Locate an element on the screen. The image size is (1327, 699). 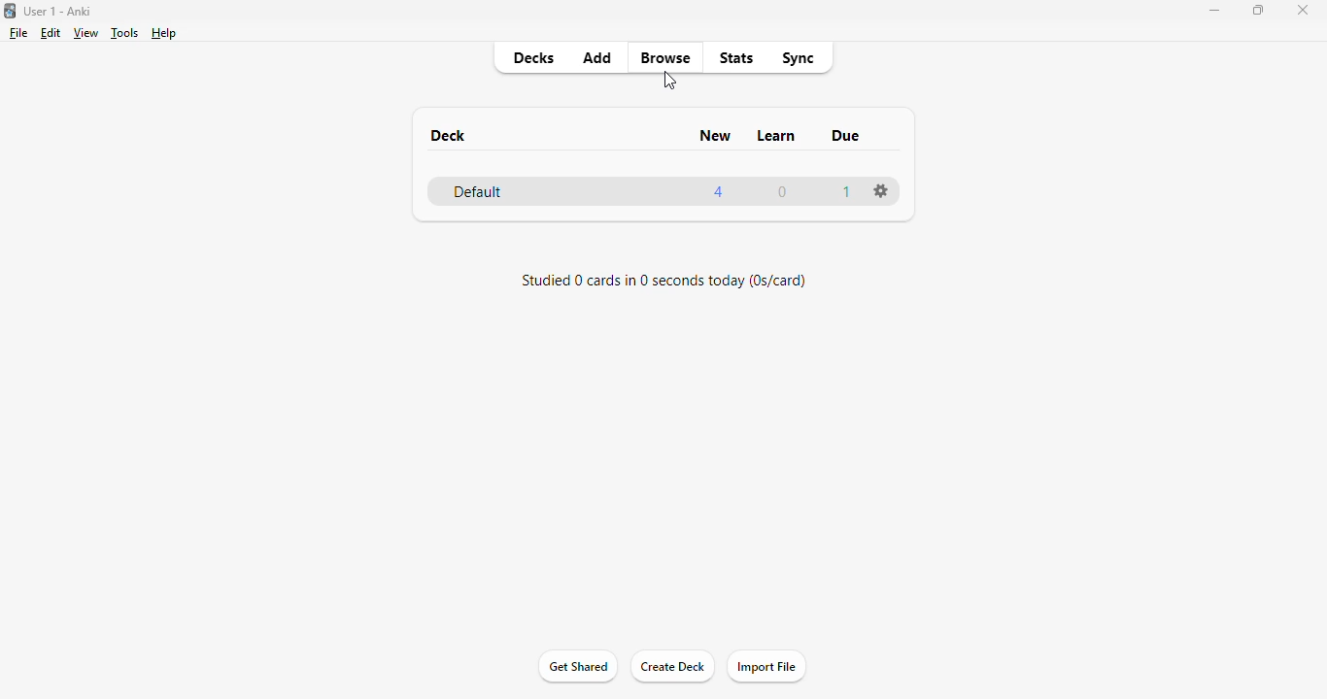
new is located at coordinates (717, 135).